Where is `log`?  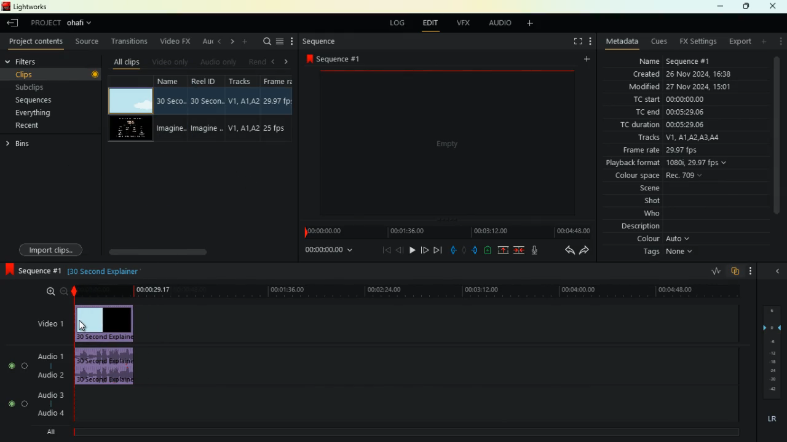
log is located at coordinates (394, 23).